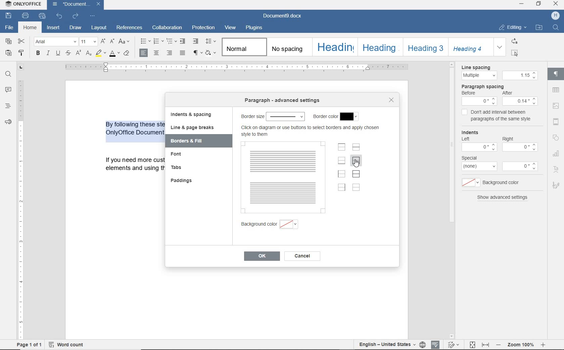 This screenshot has height=350, width=564. Describe the element at coordinates (284, 178) in the screenshot. I see `preview` at that location.